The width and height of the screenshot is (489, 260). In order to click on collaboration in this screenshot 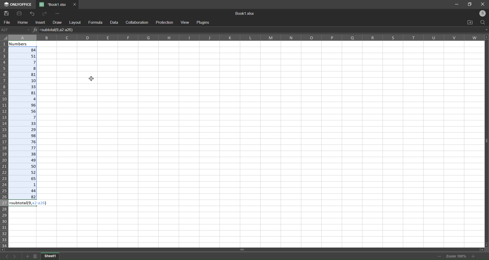, I will do `click(138, 22)`.